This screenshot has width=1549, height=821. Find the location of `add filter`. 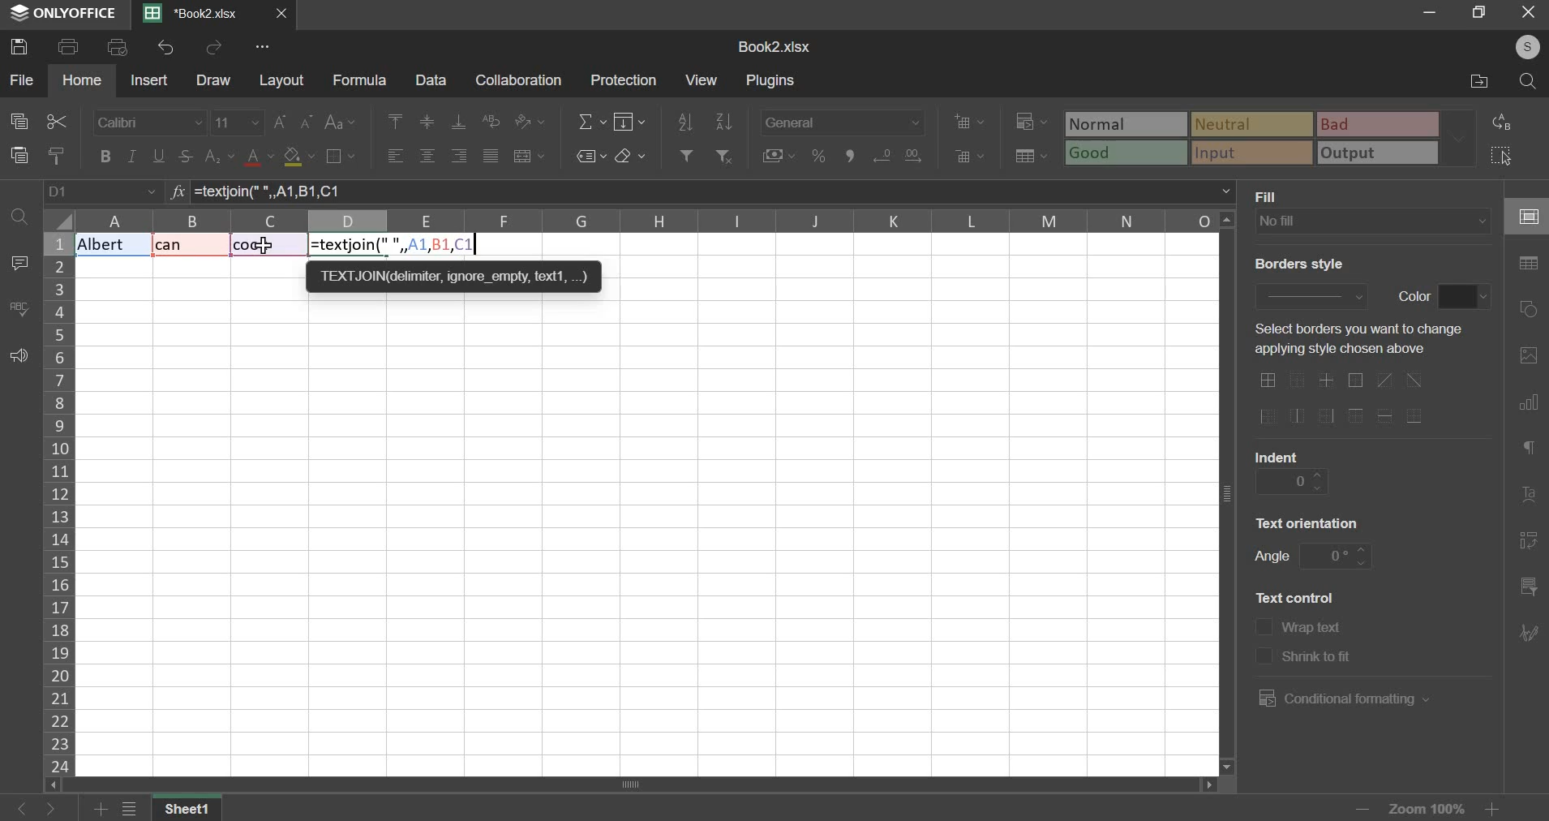

add filter is located at coordinates (684, 154).